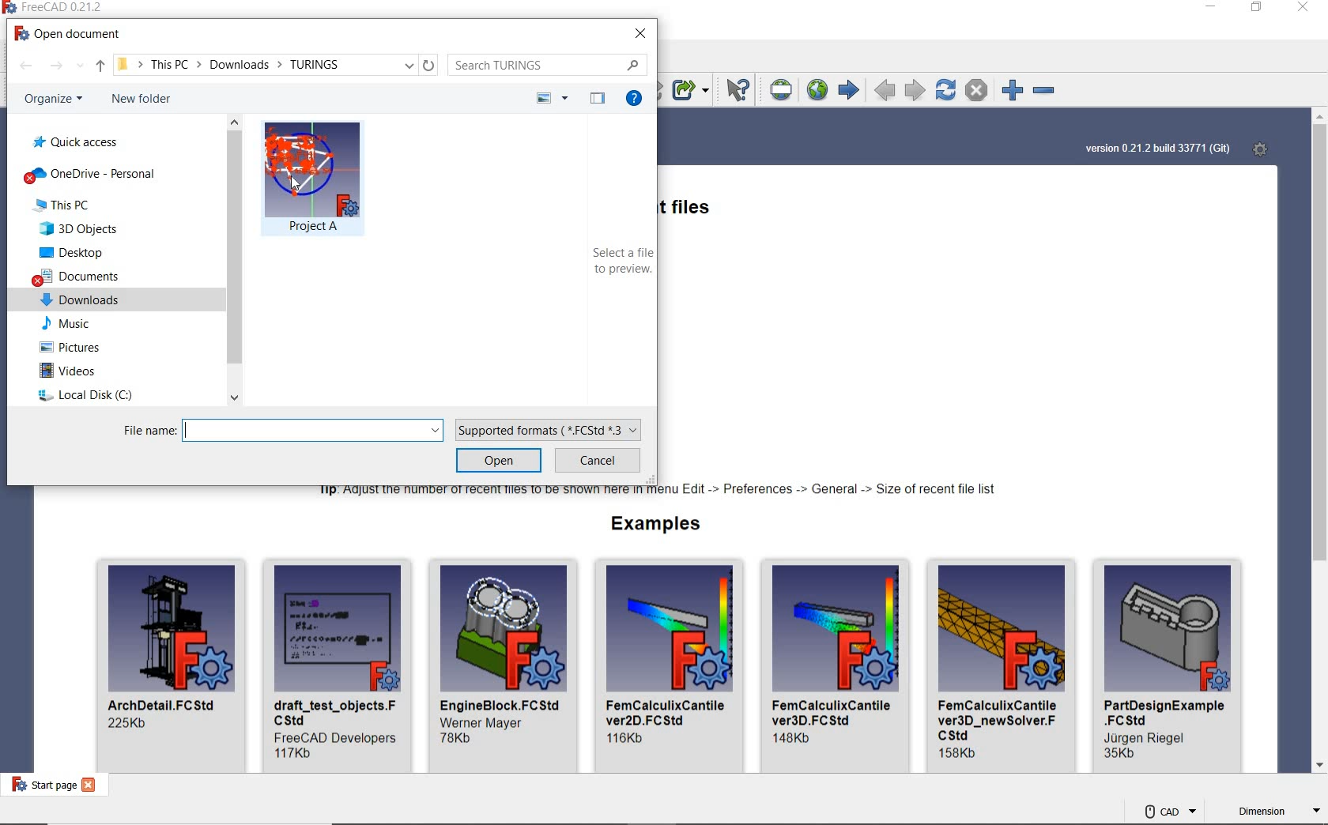 The width and height of the screenshot is (1328, 825). What do you see at coordinates (81, 300) in the screenshot?
I see `downloads` at bounding box center [81, 300].